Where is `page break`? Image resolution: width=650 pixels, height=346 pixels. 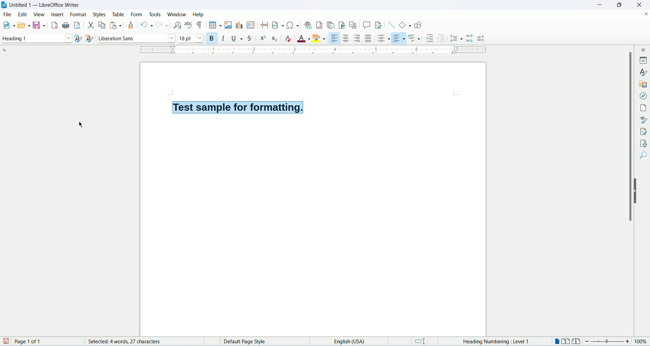
page break is located at coordinates (264, 25).